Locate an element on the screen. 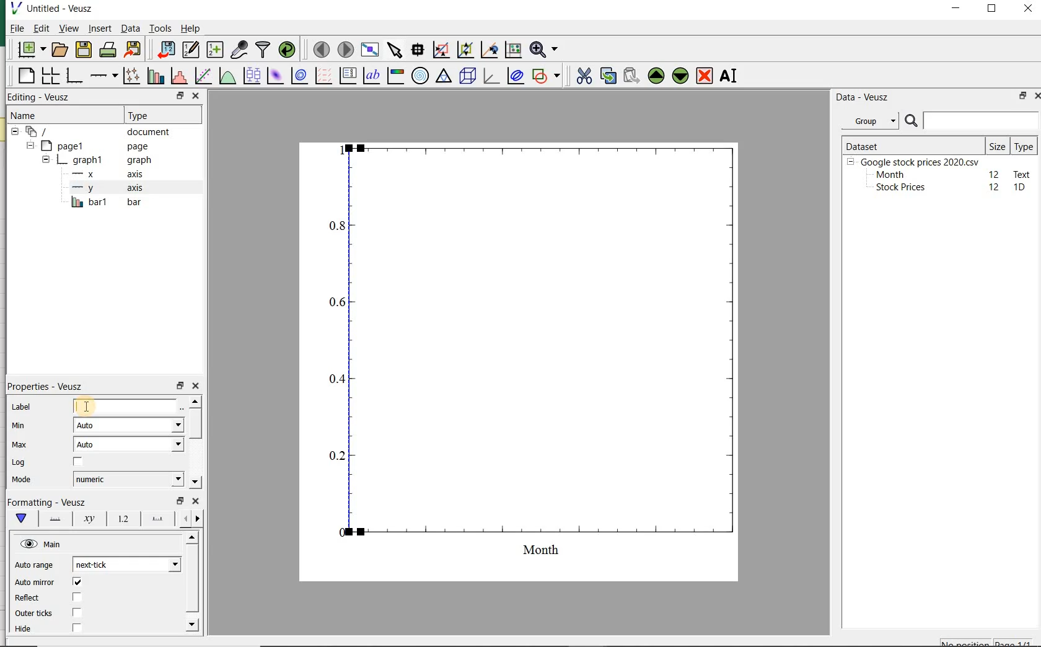  maximize is located at coordinates (994, 10).